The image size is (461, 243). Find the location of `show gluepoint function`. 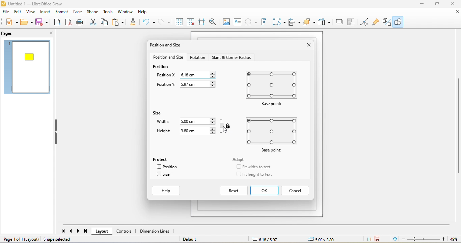

show gluepoint function is located at coordinates (376, 22).